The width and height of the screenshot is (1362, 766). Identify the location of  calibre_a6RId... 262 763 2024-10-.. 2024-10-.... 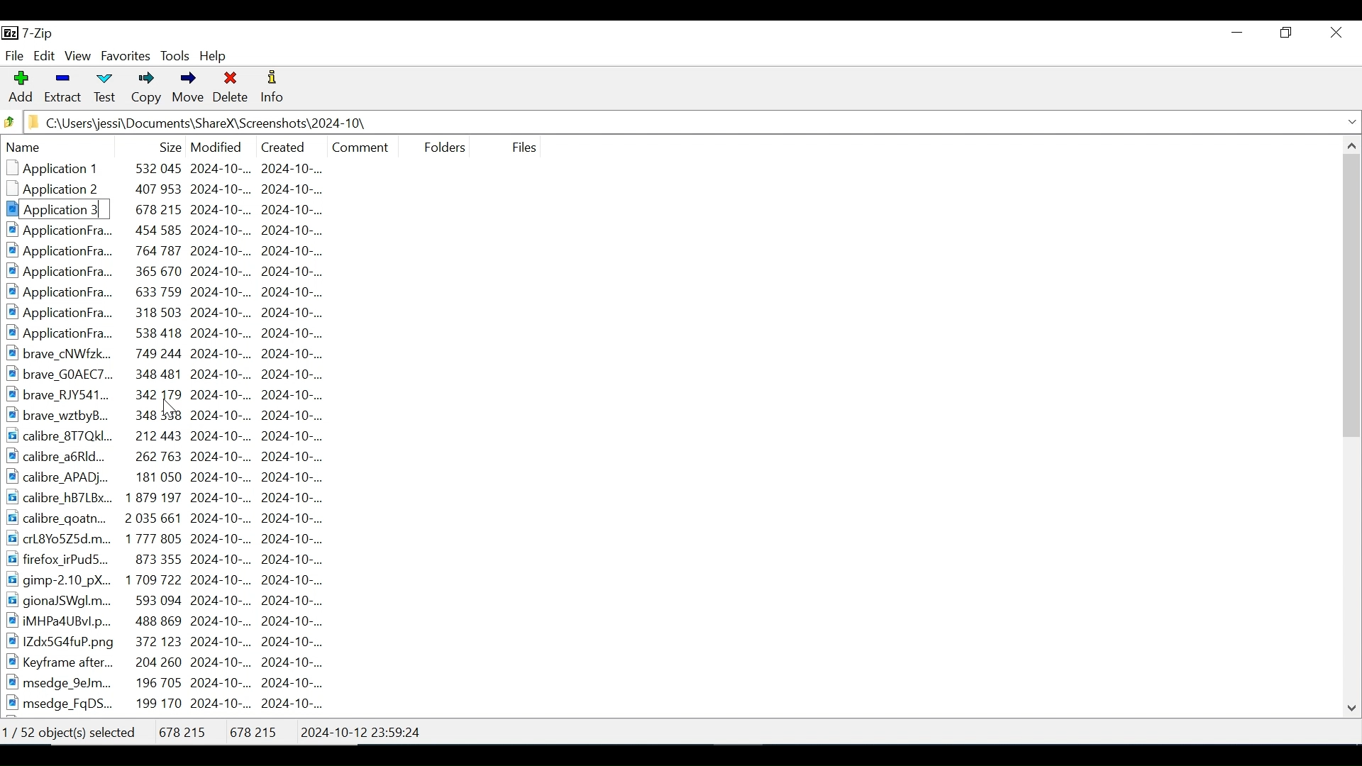
(179, 457).